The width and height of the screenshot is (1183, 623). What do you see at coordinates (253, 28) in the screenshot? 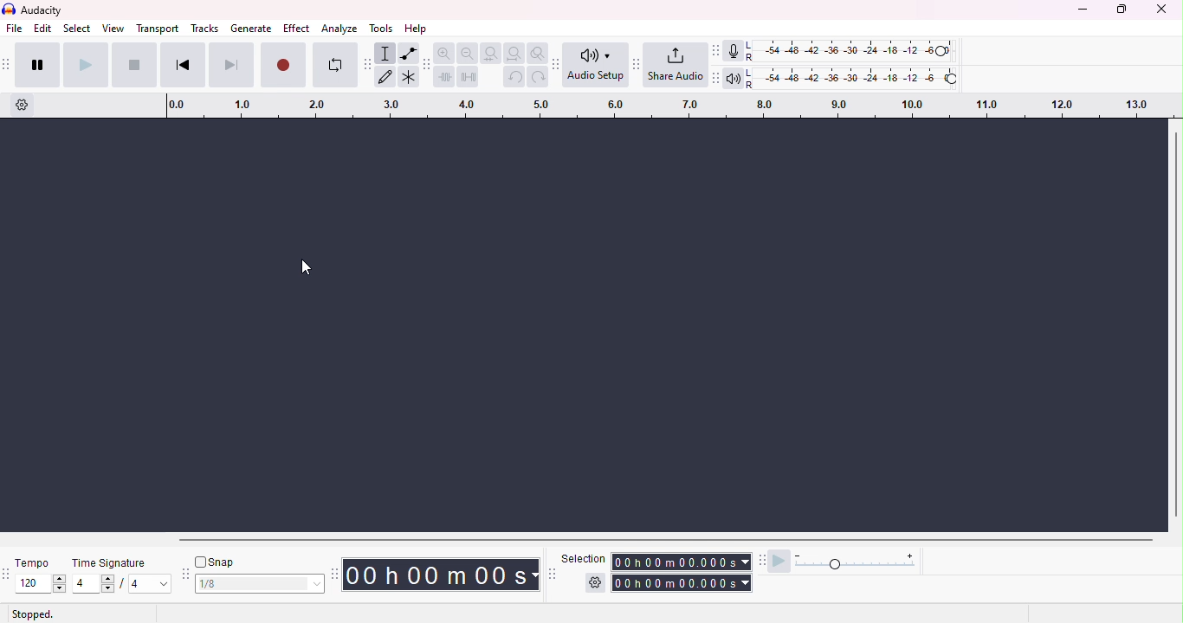
I see `generate` at bounding box center [253, 28].